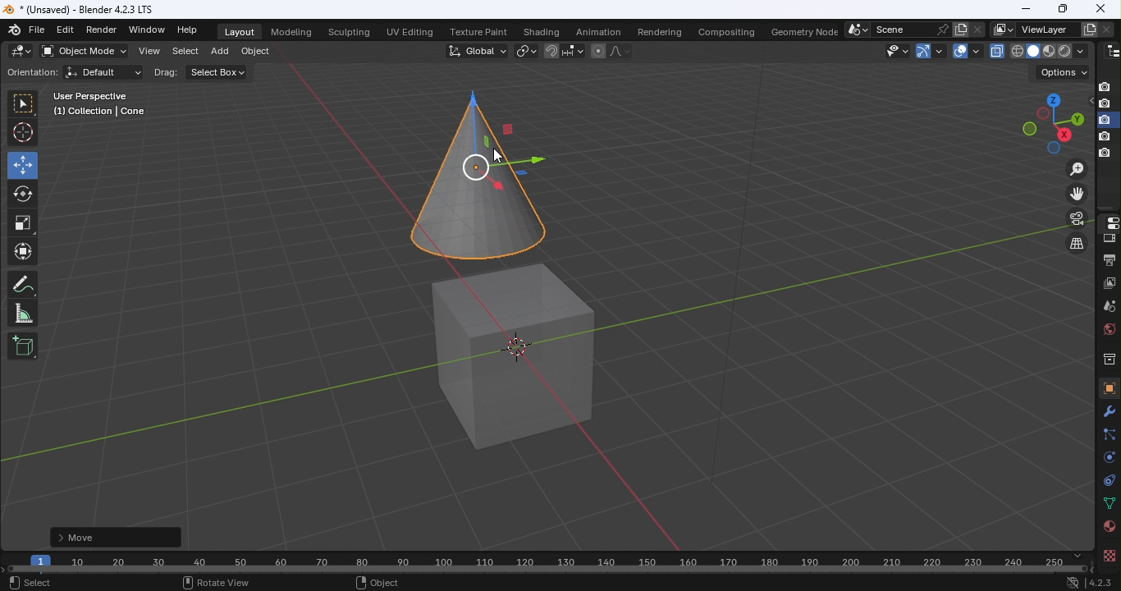 The width and height of the screenshot is (1121, 591). Describe the element at coordinates (1032, 51) in the screenshot. I see `viewpoint shader: solid` at that location.